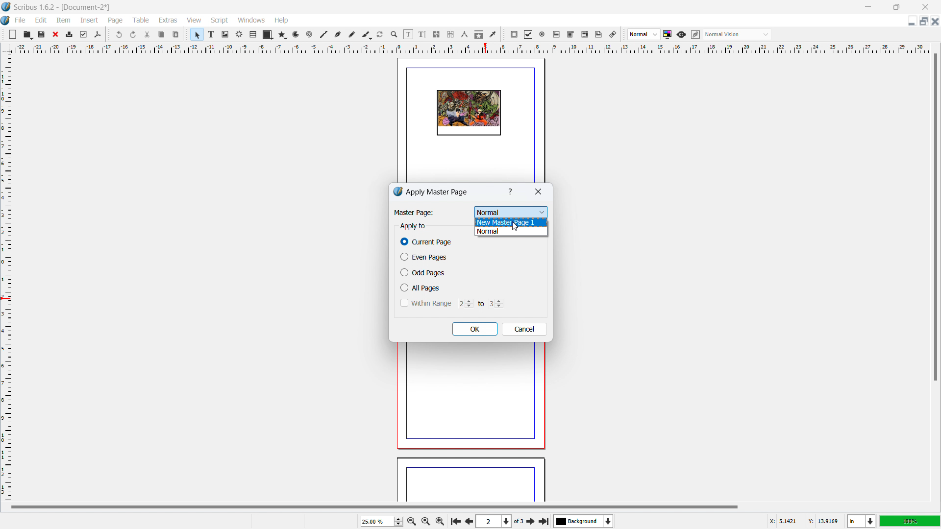 Image resolution: width=941 pixels, height=529 pixels. What do you see at coordinates (423, 257) in the screenshot?
I see `even pages checkbox` at bounding box center [423, 257].